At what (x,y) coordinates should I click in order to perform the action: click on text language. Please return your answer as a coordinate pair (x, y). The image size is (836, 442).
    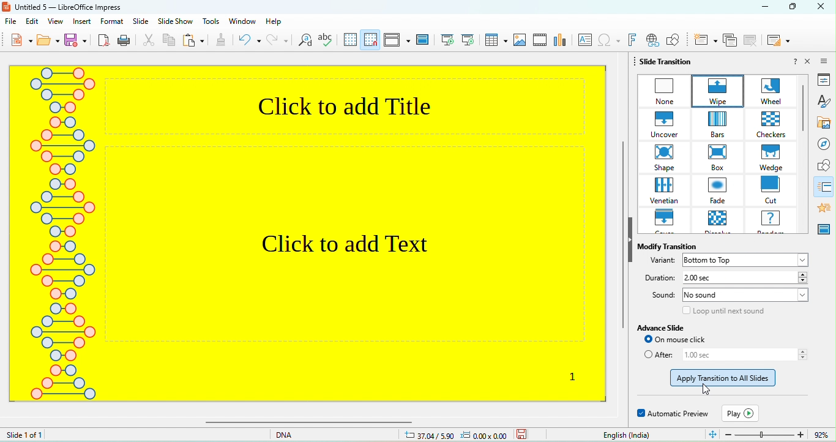
    Looking at the image, I should click on (625, 435).